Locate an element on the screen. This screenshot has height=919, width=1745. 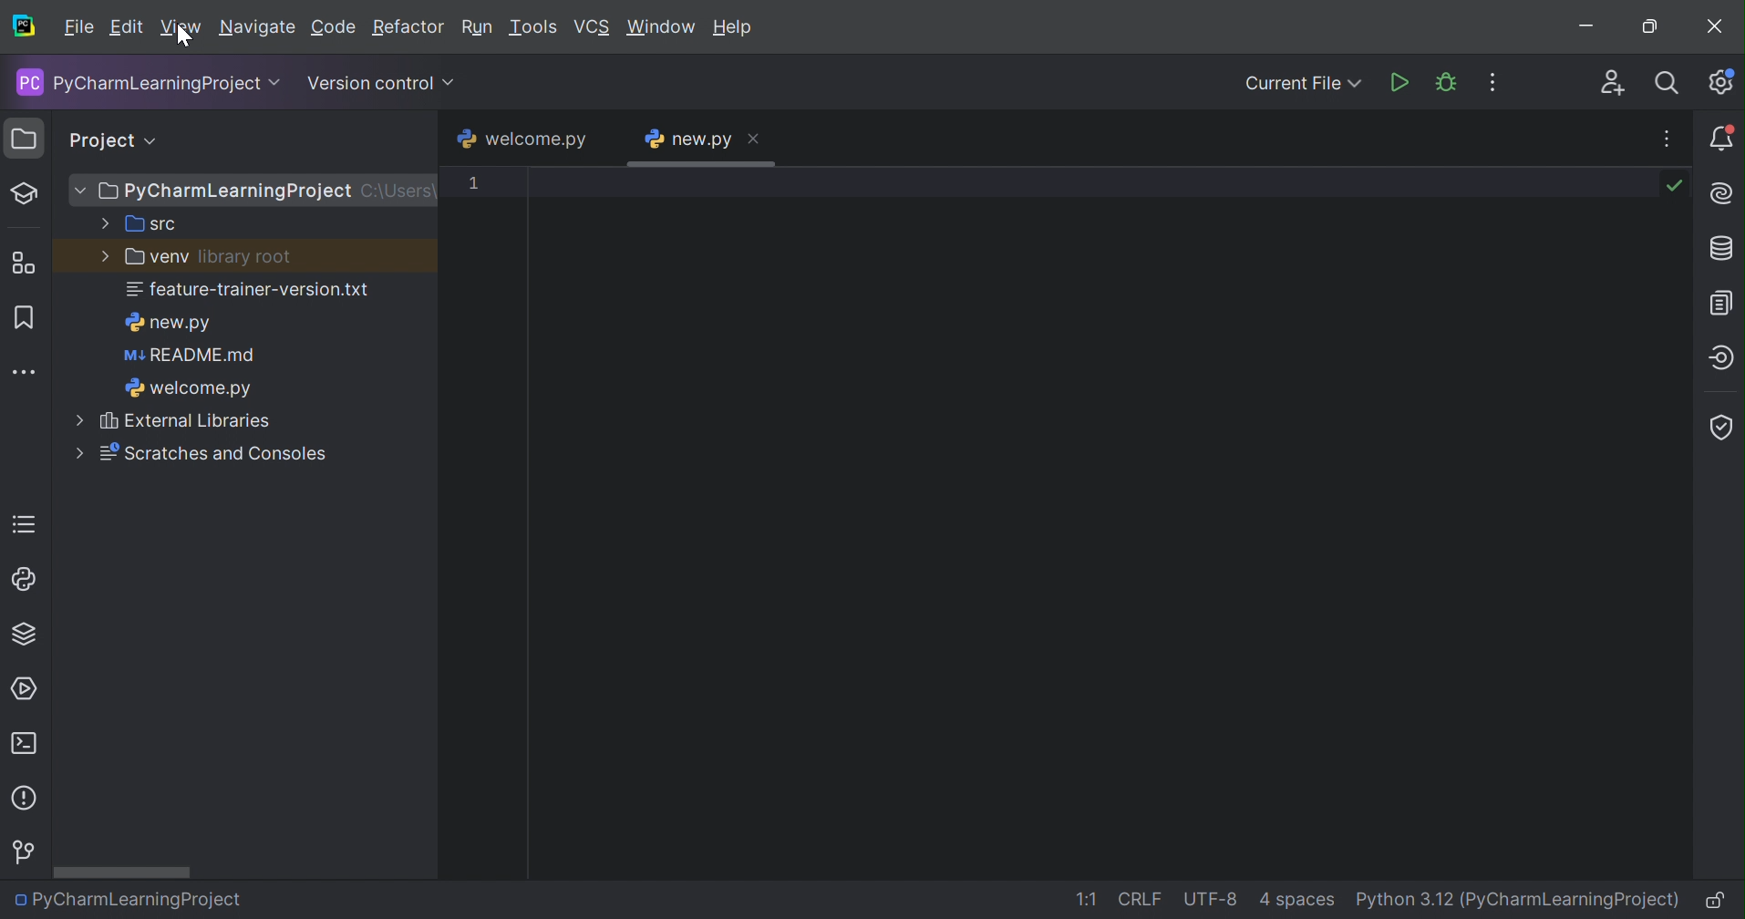
src is located at coordinates (138, 224).